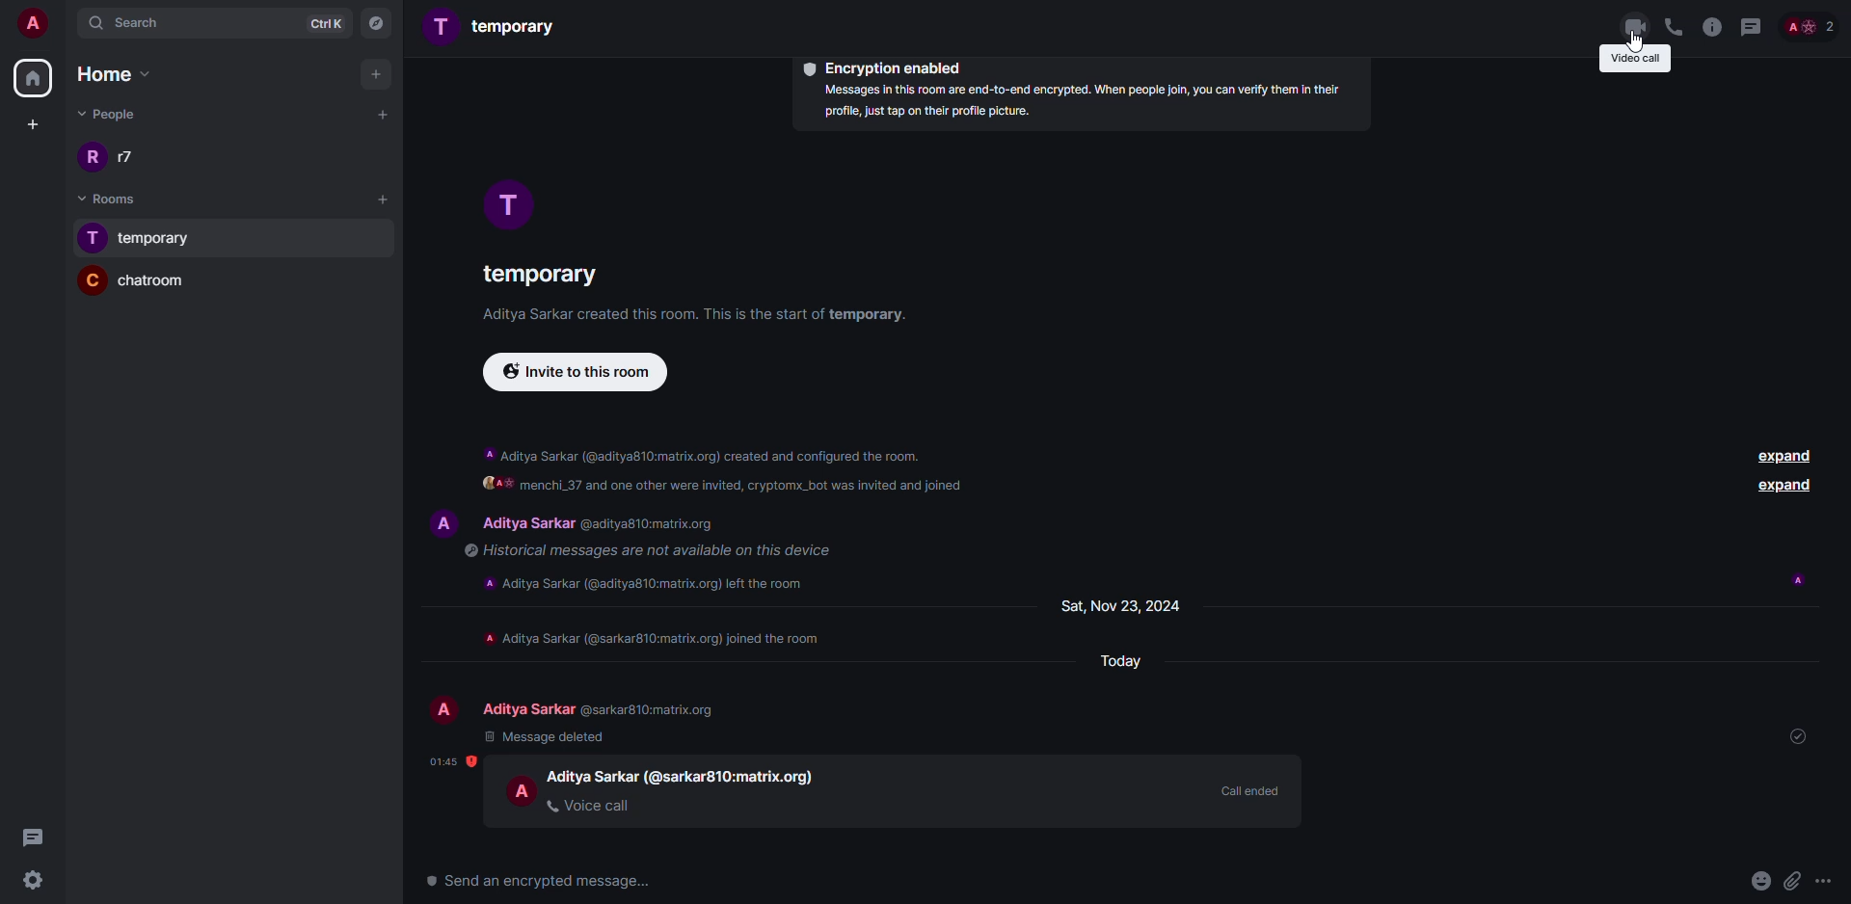 The height and width of the screenshot is (904, 1851). I want to click on people, so click(591, 775).